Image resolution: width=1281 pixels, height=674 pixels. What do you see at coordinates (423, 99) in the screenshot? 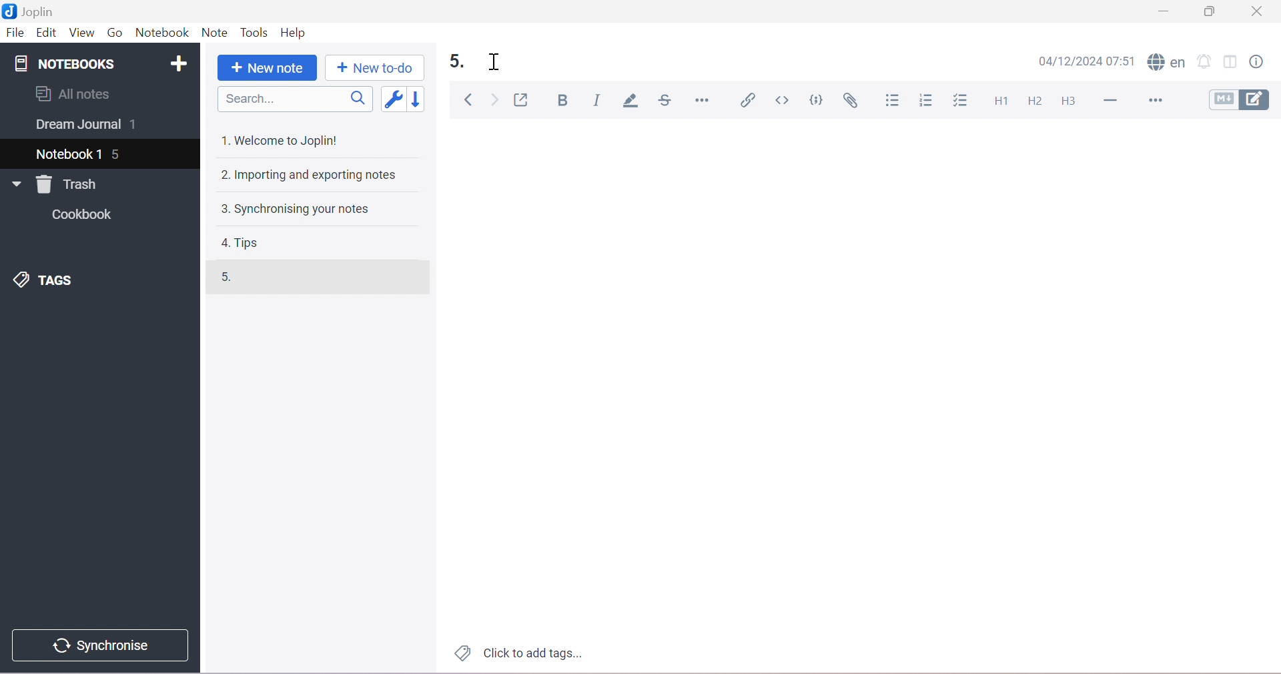
I see `Reverse sort order` at bounding box center [423, 99].